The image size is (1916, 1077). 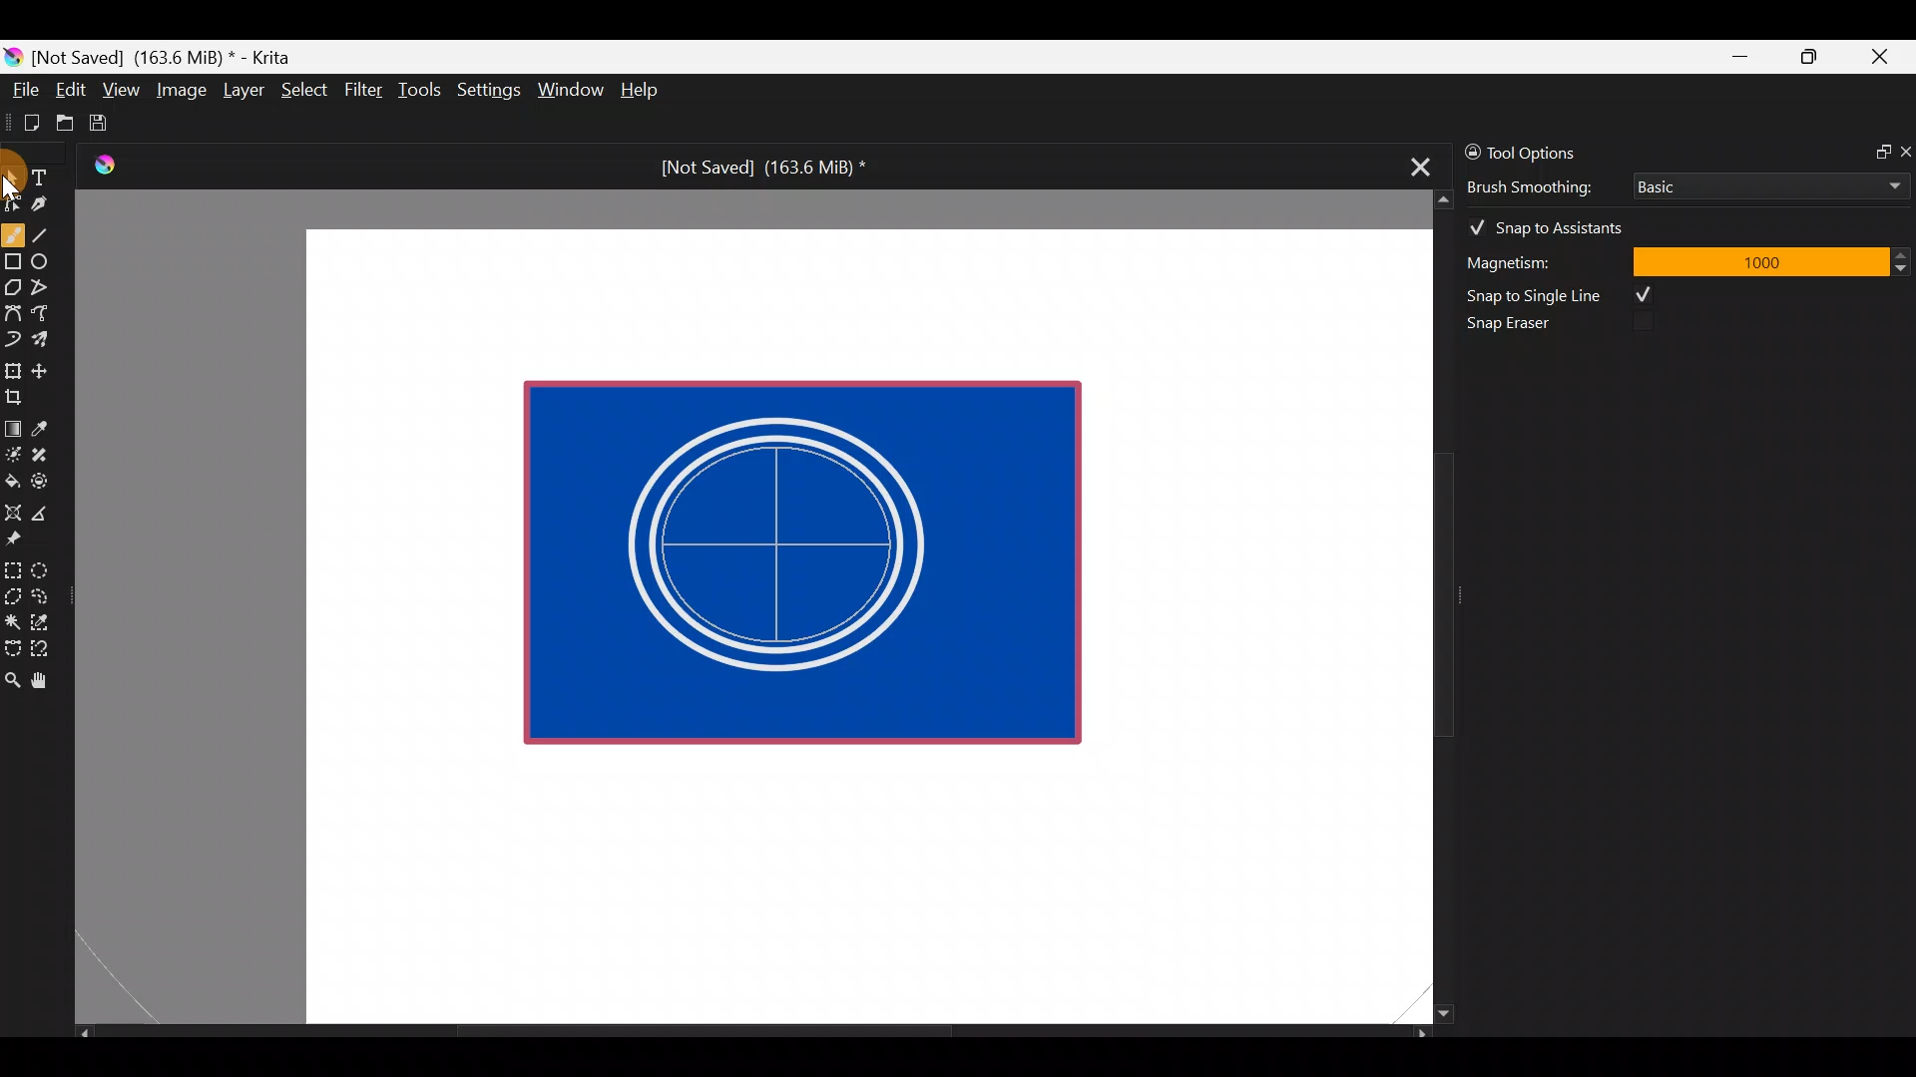 What do you see at coordinates (1522, 327) in the screenshot?
I see `Snap eraser` at bounding box center [1522, 327].